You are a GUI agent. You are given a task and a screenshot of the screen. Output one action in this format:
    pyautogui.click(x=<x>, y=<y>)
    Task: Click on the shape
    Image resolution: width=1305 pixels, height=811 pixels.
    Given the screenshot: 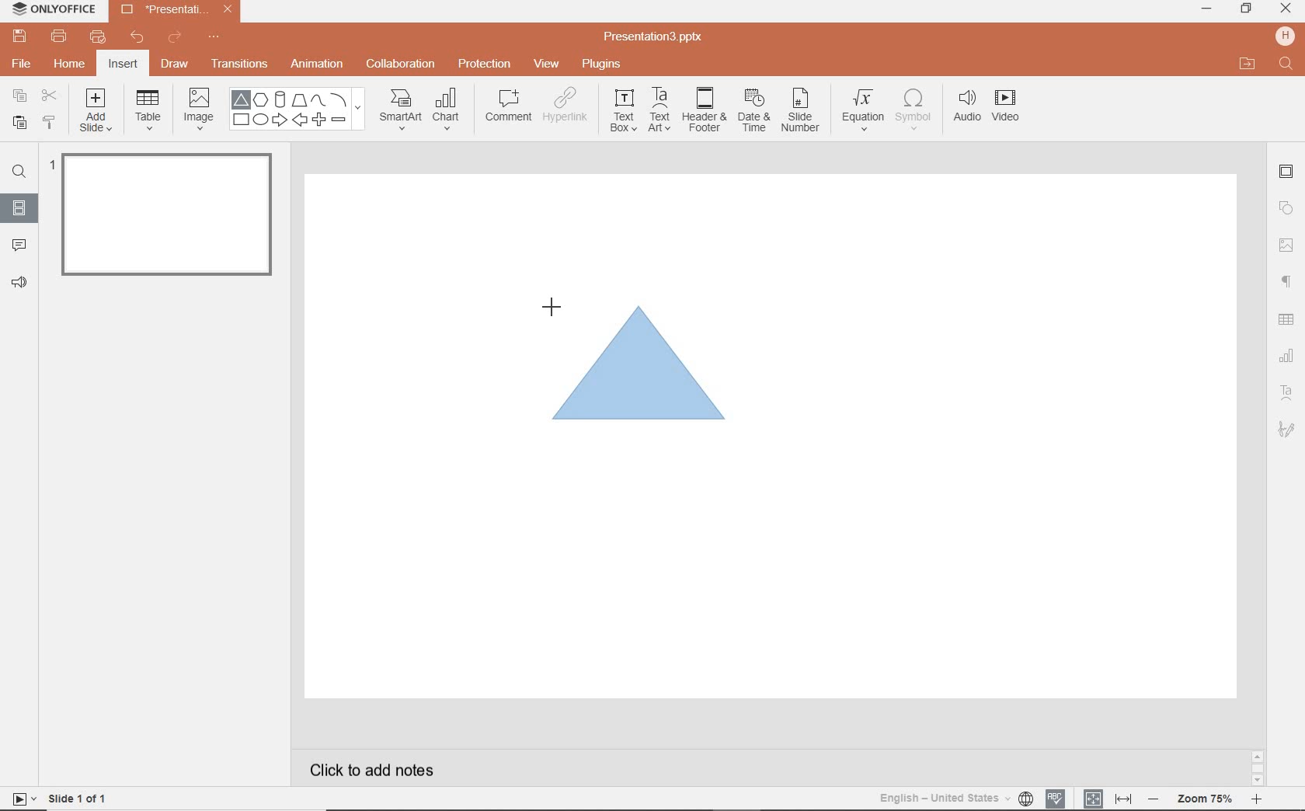 What is the action you would take?
    pyautogui.click(x=644, y=364)
    